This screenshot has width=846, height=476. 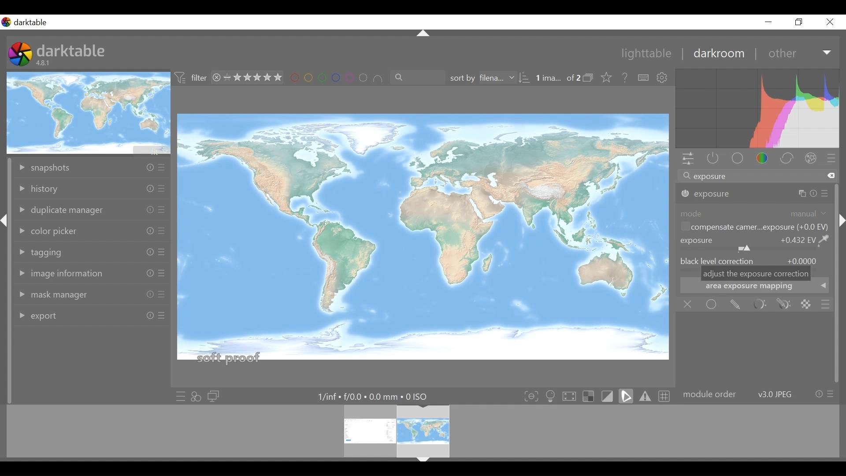 I want to click on toggle high quality processing, so click(x=571, y=396).